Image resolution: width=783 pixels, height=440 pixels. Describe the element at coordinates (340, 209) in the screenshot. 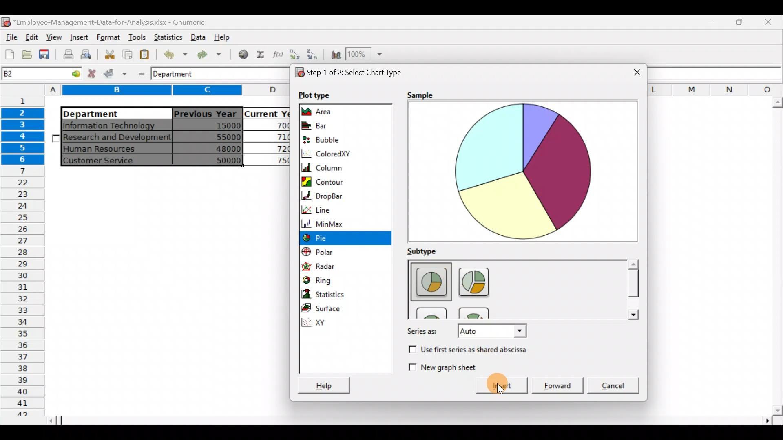

I see `Line` at that location.